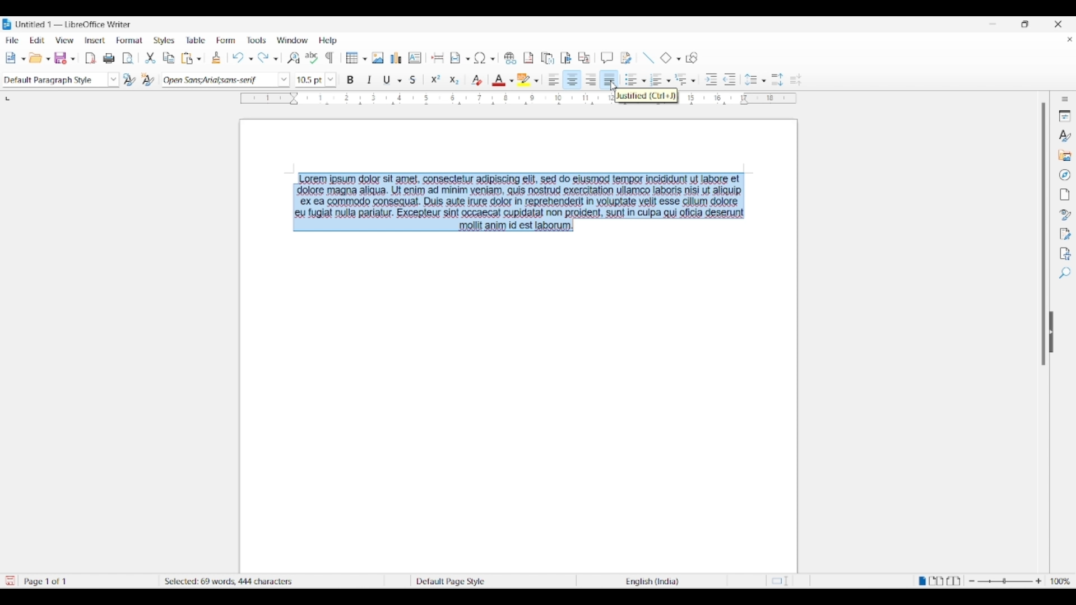 This screenshot has width=1076, height=605. Describe the element at coordinates (648, 58) in the screenshot. I see `Insert line` at that location.